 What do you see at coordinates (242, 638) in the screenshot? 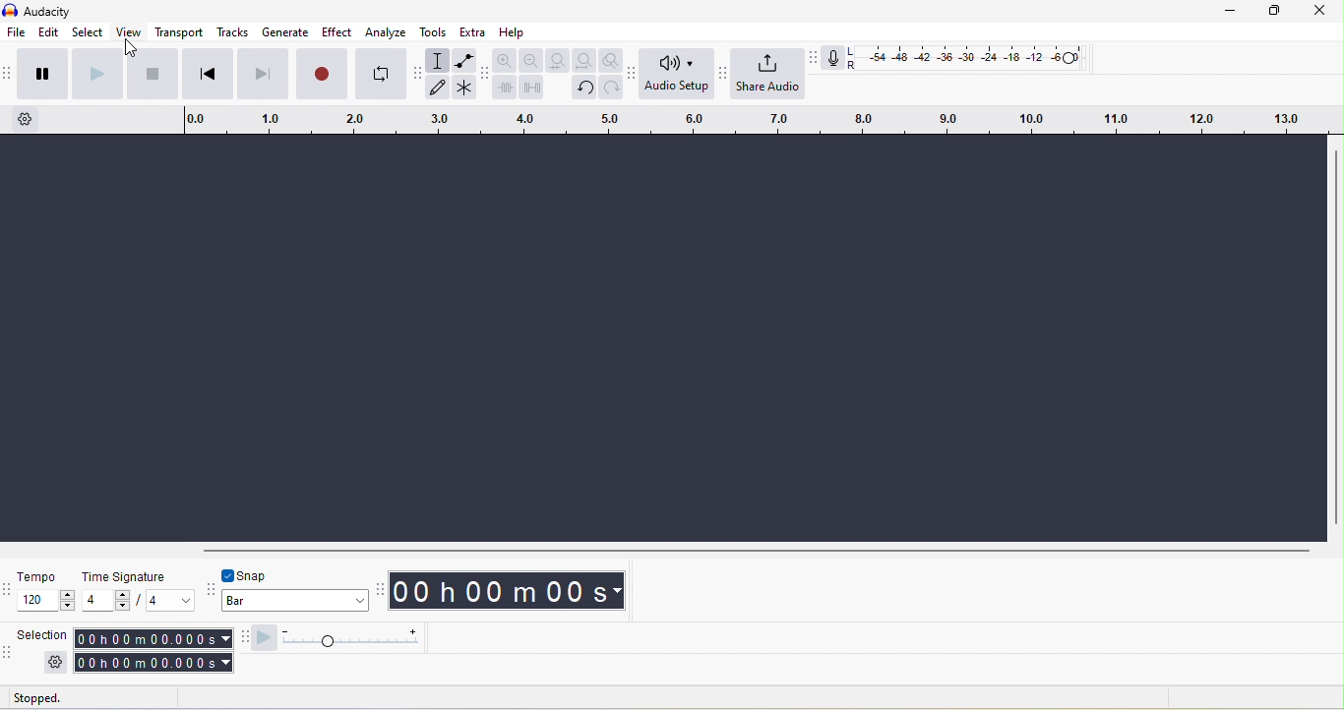
I see `play at speed toolbar` at bounding box center [242, 638].